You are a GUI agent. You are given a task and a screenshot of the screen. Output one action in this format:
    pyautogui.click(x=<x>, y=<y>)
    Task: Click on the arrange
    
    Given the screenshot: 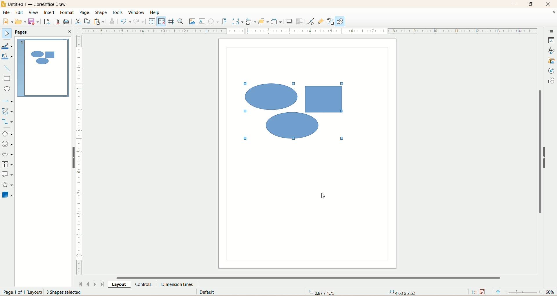 What is the action you would take?
    pyautogui.click(x=263, y=22)
    